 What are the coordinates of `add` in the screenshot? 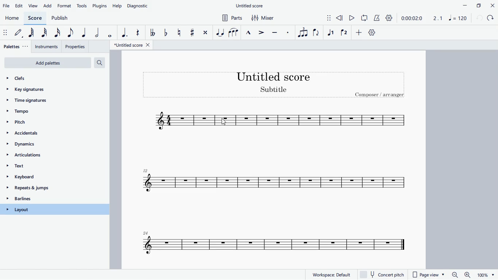 It's located at (47, 5).